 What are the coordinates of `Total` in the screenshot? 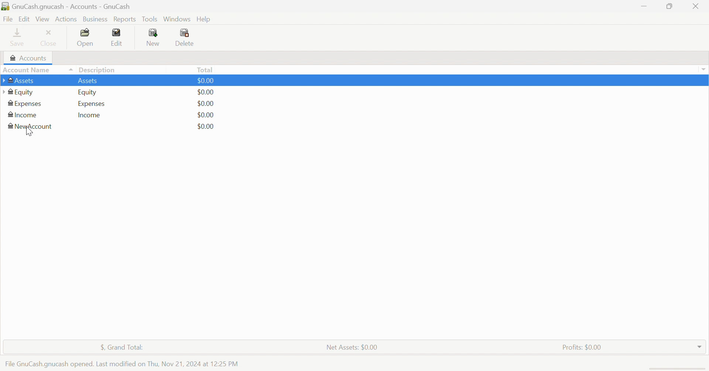 It's located at (205, 71).